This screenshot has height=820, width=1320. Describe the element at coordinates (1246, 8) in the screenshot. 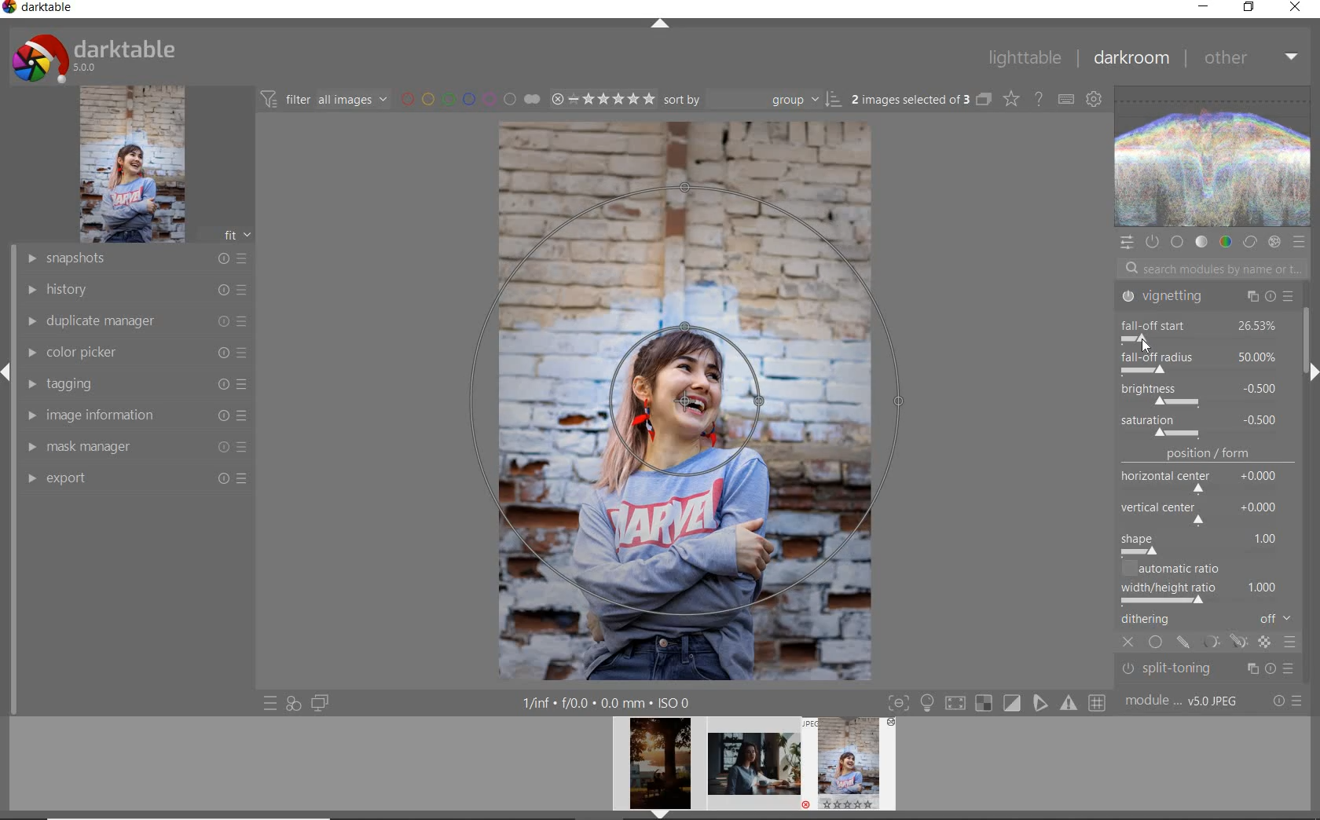

I see `RSTORE` at that location.